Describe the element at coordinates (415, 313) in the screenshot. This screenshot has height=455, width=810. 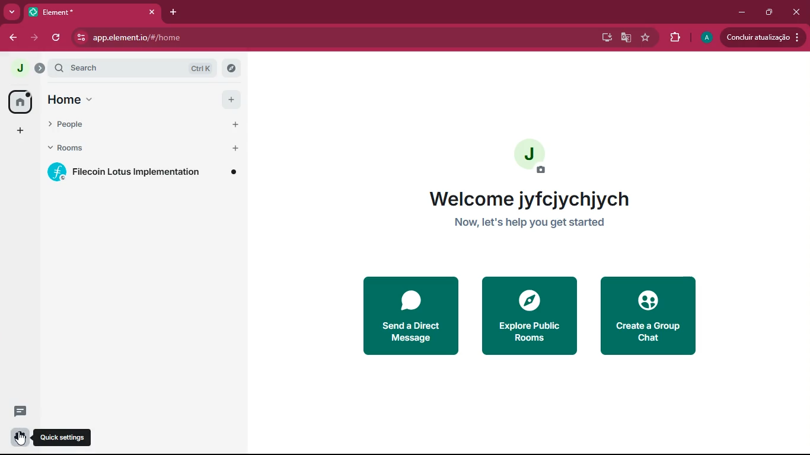
I see `send a direct message` at that location.